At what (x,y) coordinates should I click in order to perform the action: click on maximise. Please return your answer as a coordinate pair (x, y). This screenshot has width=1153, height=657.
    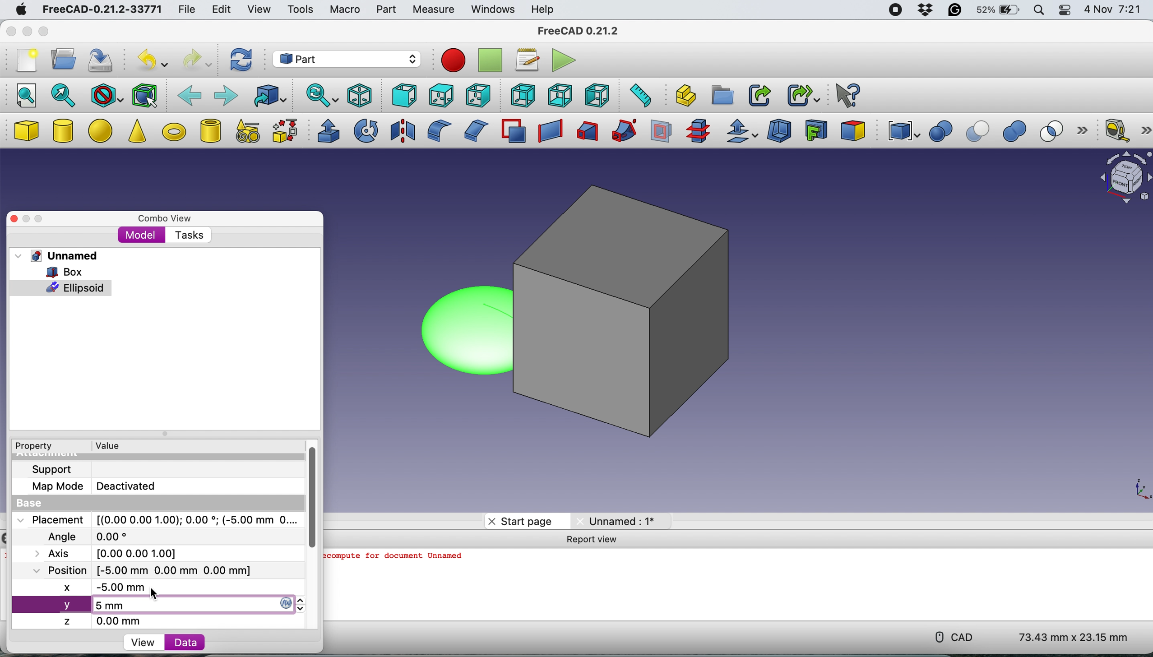
    Looking at the image, I should click on (44, 32).